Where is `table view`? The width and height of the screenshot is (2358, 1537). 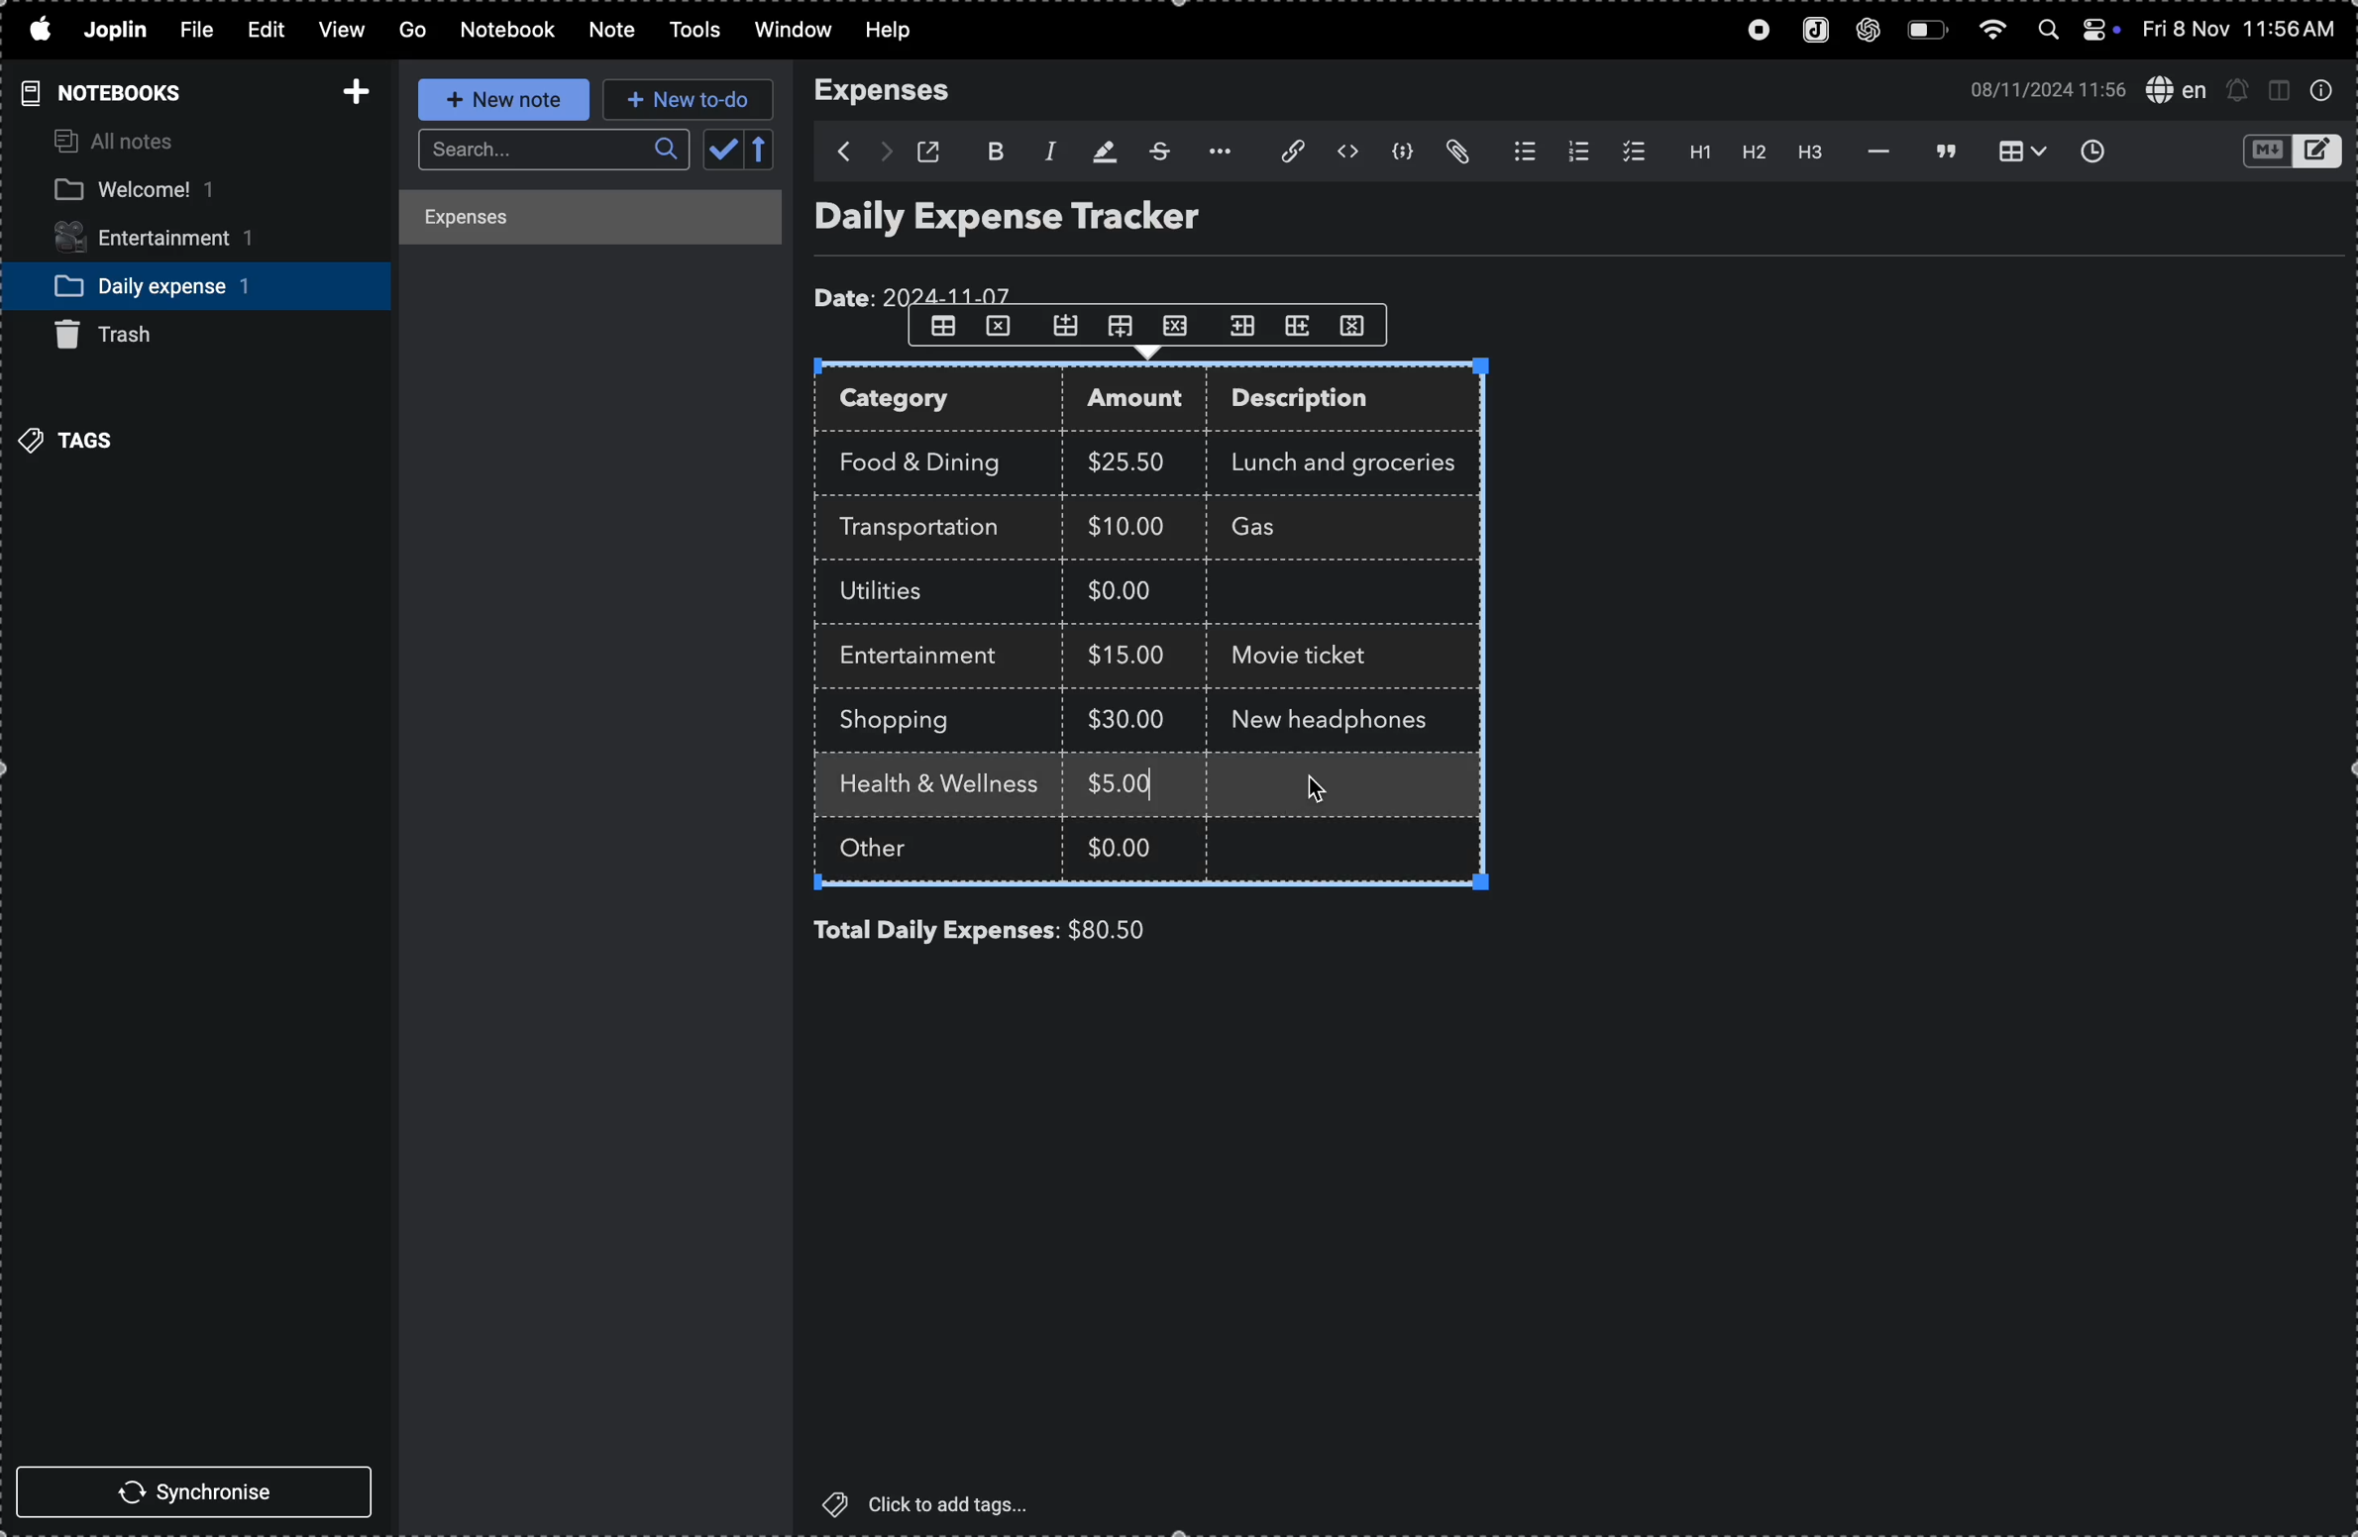
table view is located at coordinates (2013, 152).